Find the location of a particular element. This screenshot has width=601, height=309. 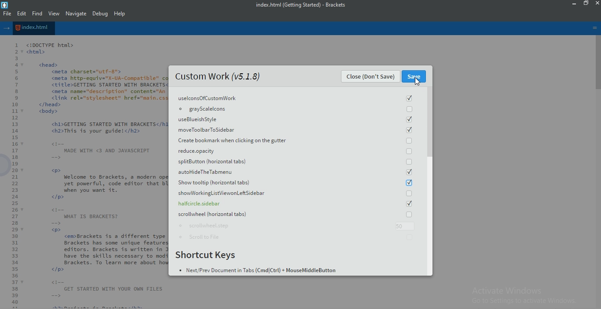

Shortcut Keys is located at coordinates (206, 255).